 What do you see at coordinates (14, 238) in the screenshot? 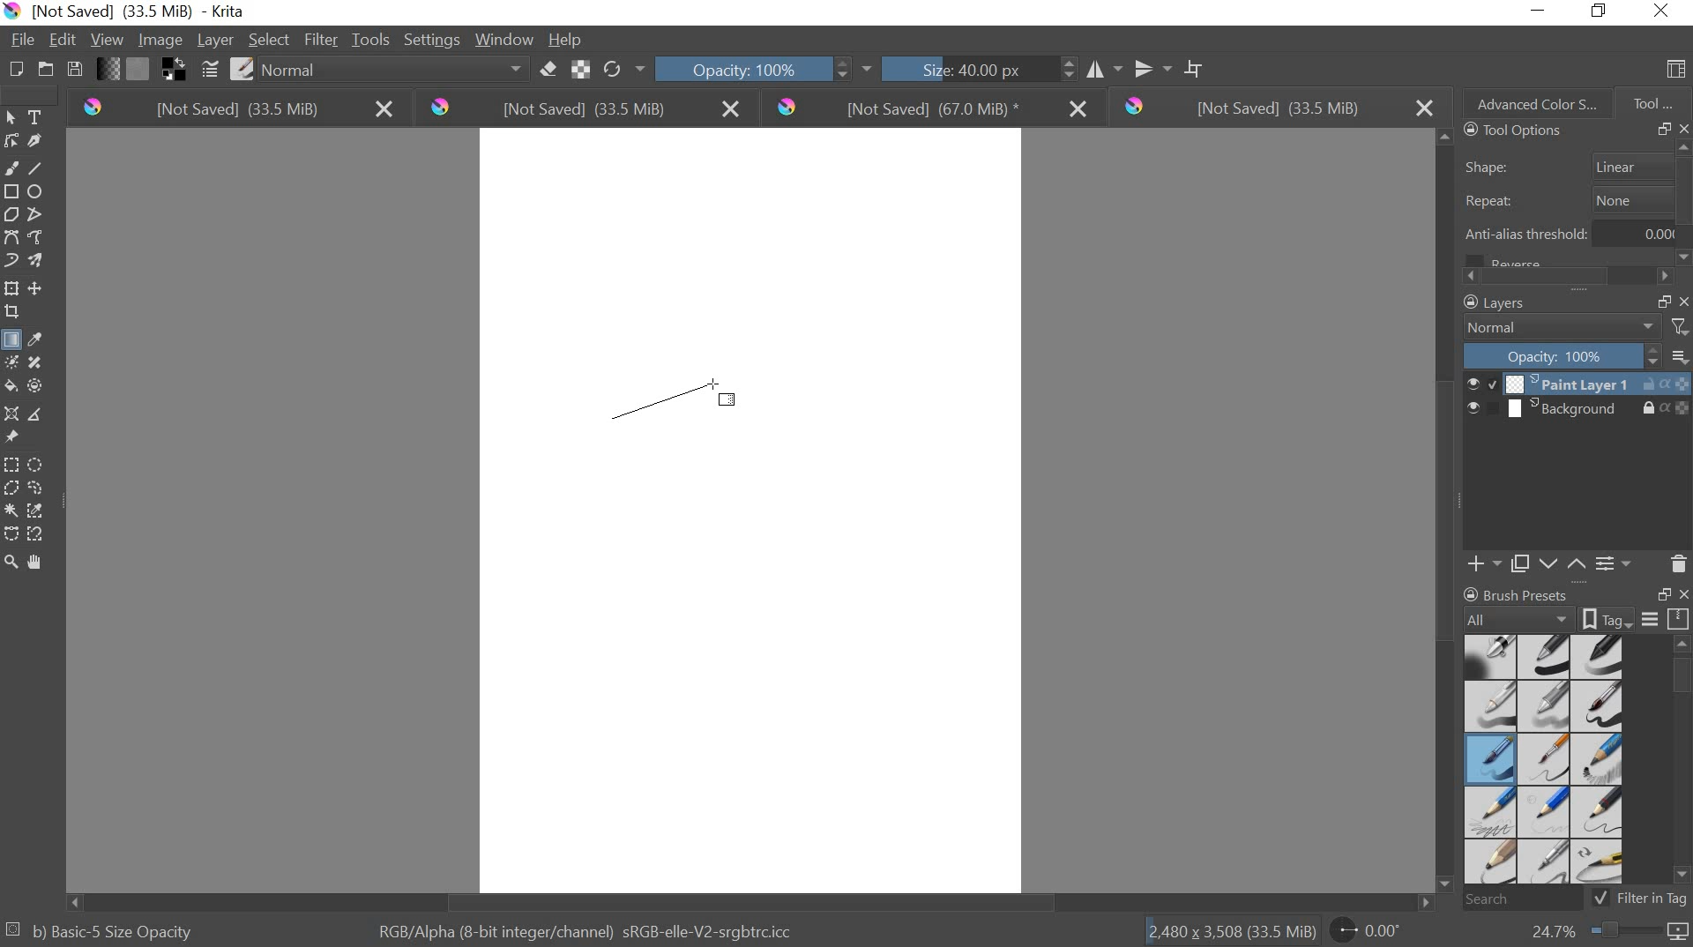
I see `bezier curve` at bounding box center [14, 238].